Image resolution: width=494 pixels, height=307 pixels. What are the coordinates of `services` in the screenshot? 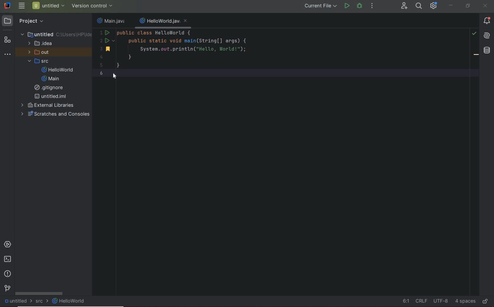 It's located at (7, 245).